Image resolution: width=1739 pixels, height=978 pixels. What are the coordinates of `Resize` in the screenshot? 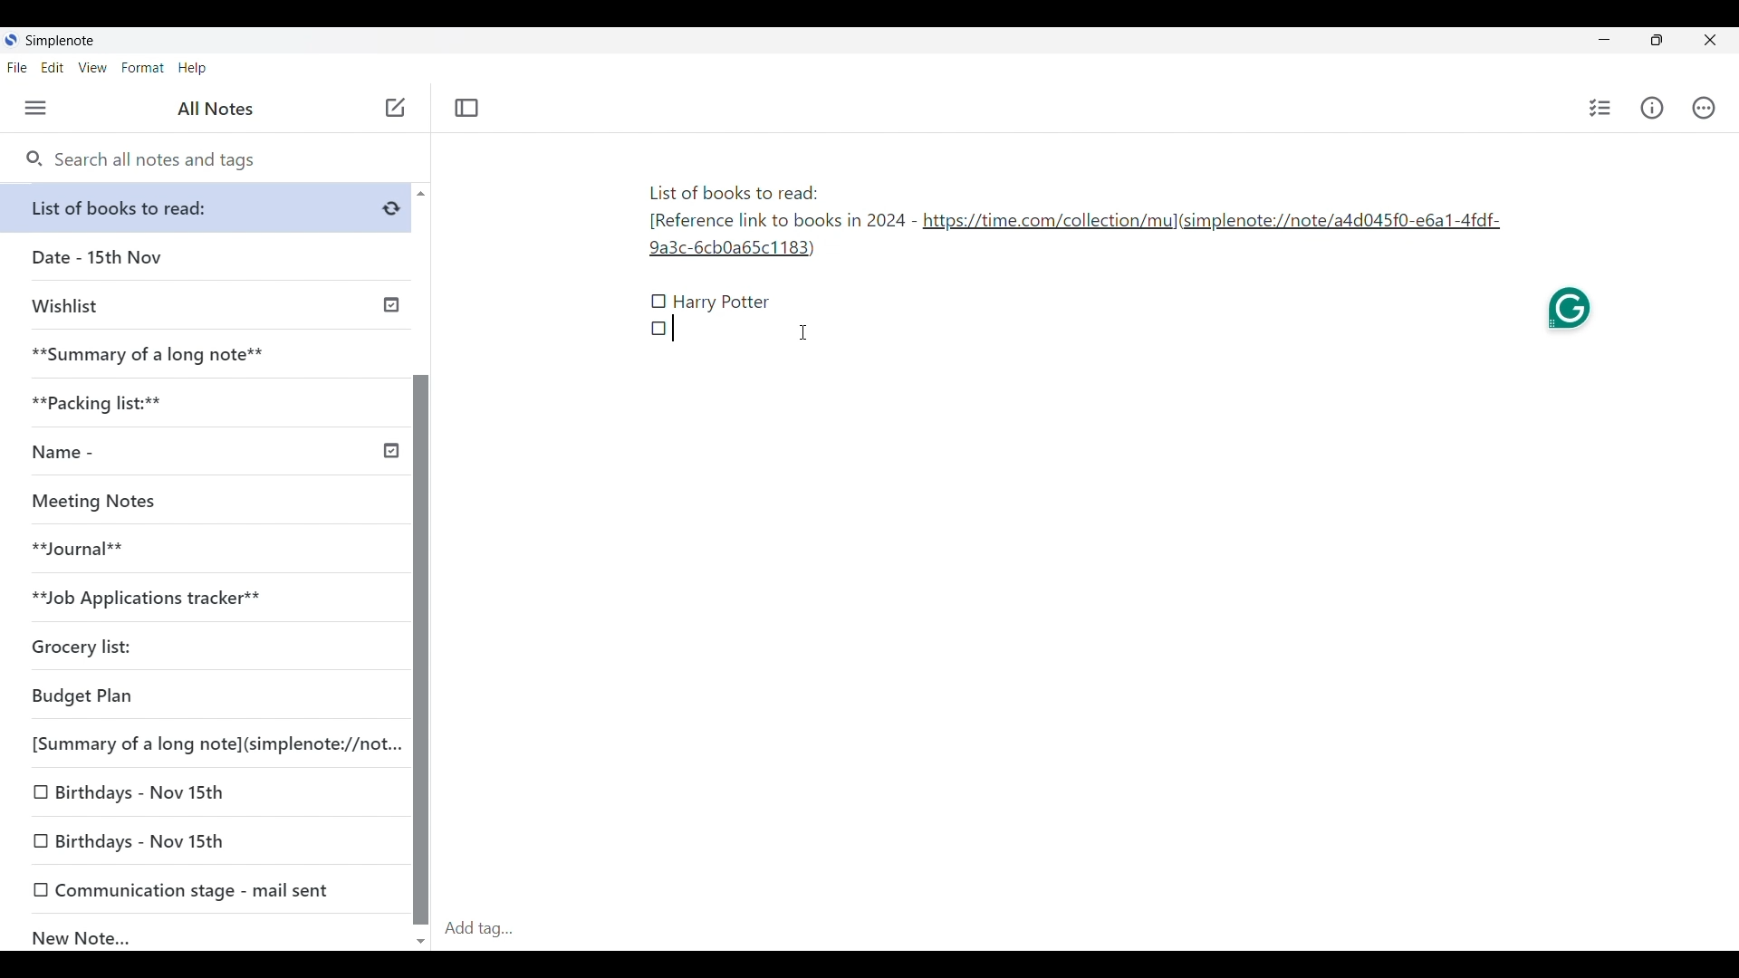 It's located at (1651, 42).